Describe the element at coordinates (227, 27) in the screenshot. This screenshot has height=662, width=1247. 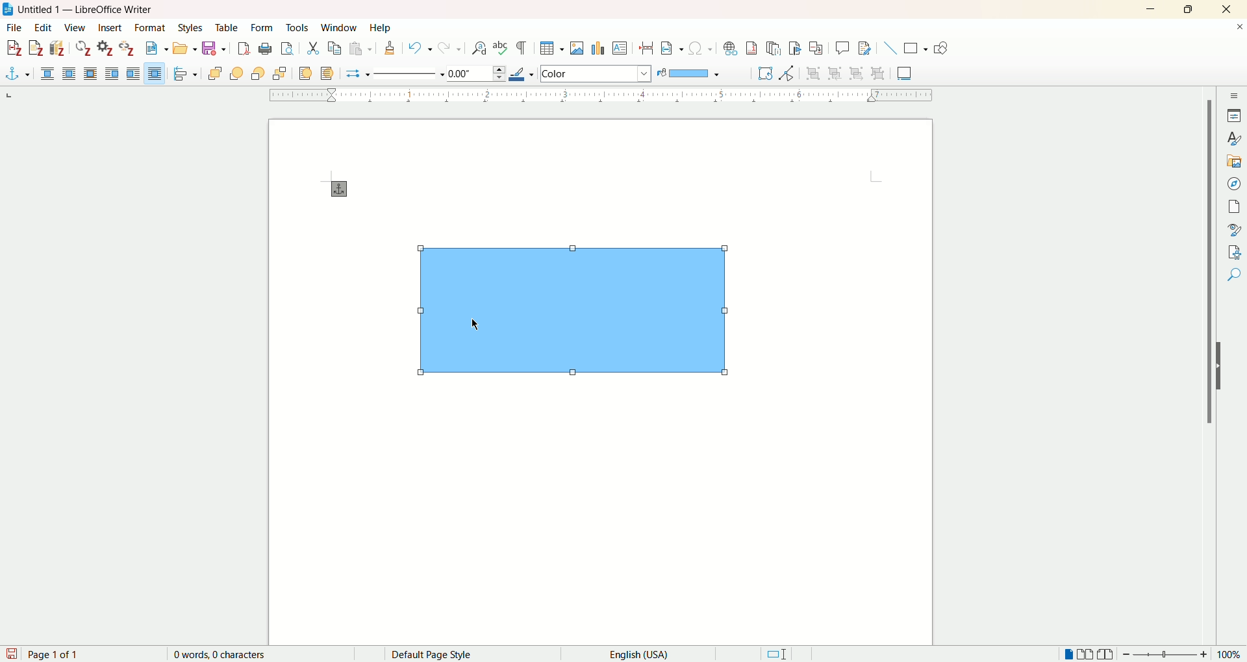
I see `table` at that location.